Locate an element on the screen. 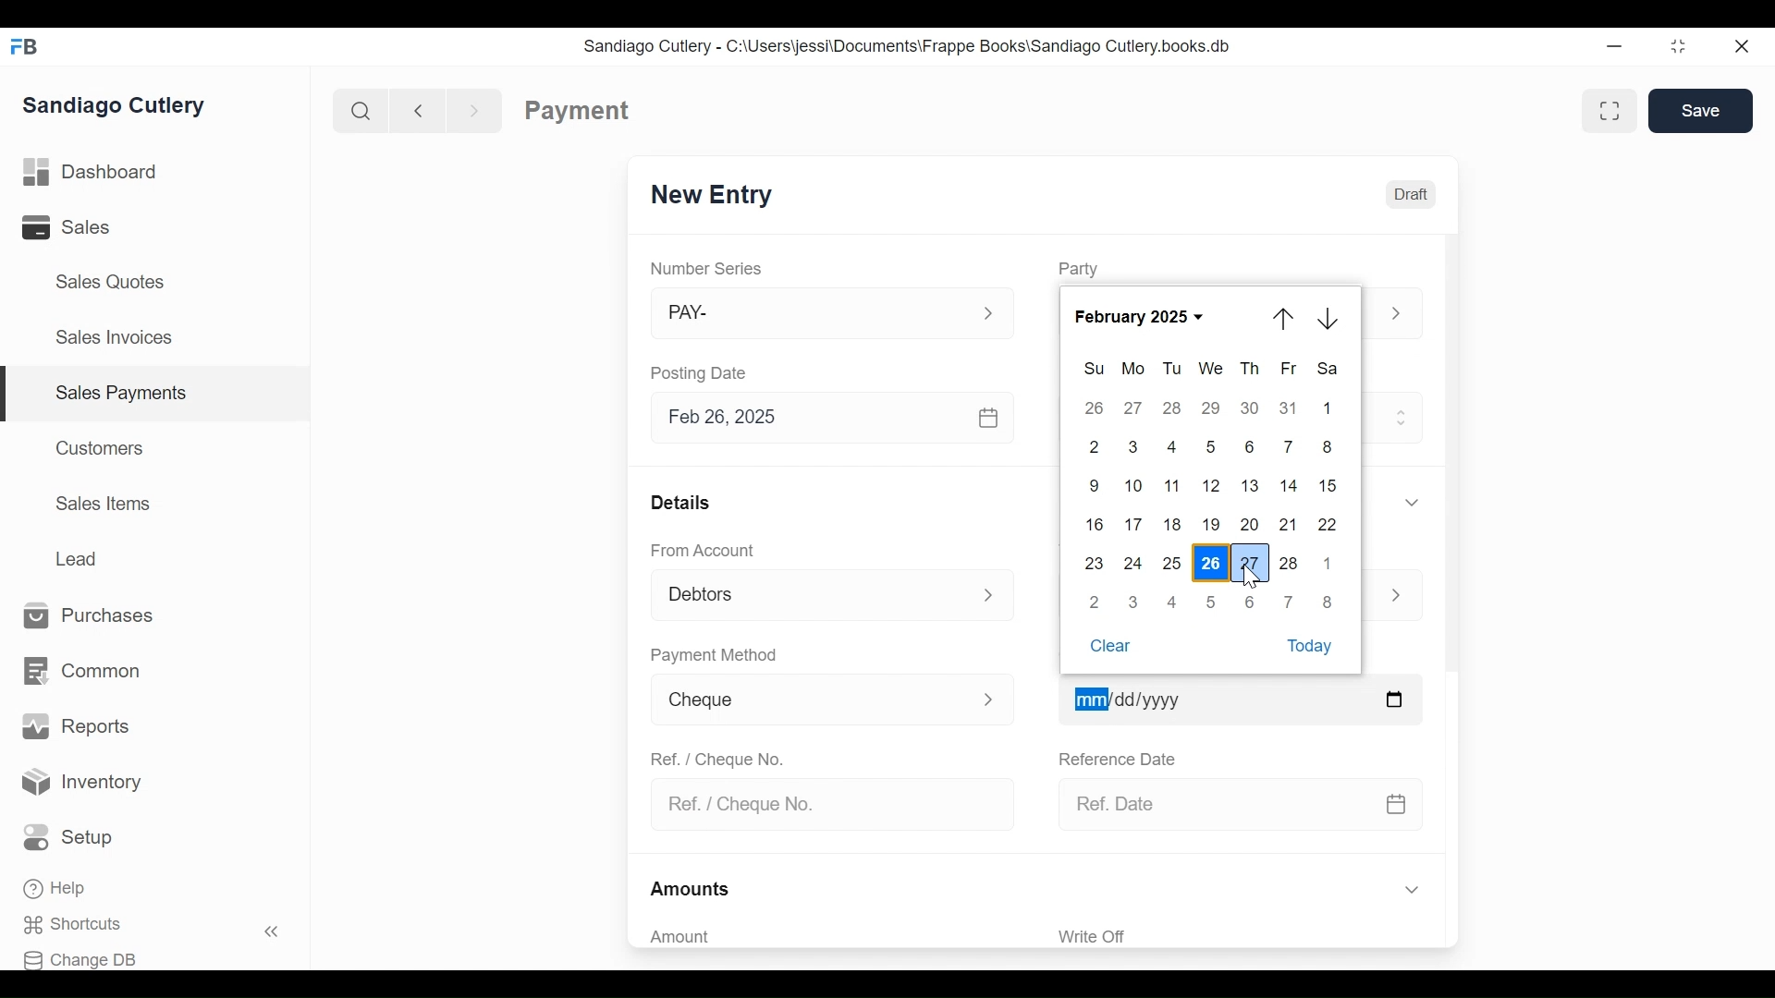 This screenshot has width=1775, height=998. Navigate forward is located at coordinates (475, 109).